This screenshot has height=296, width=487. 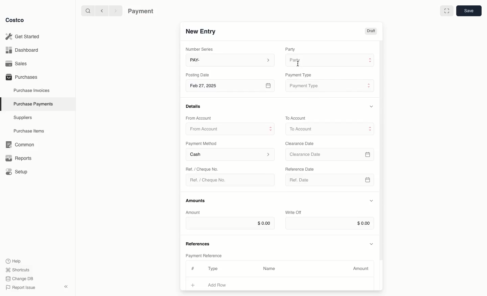 I want to click on Ret. / Cheque No., so click(x=203, y=169).